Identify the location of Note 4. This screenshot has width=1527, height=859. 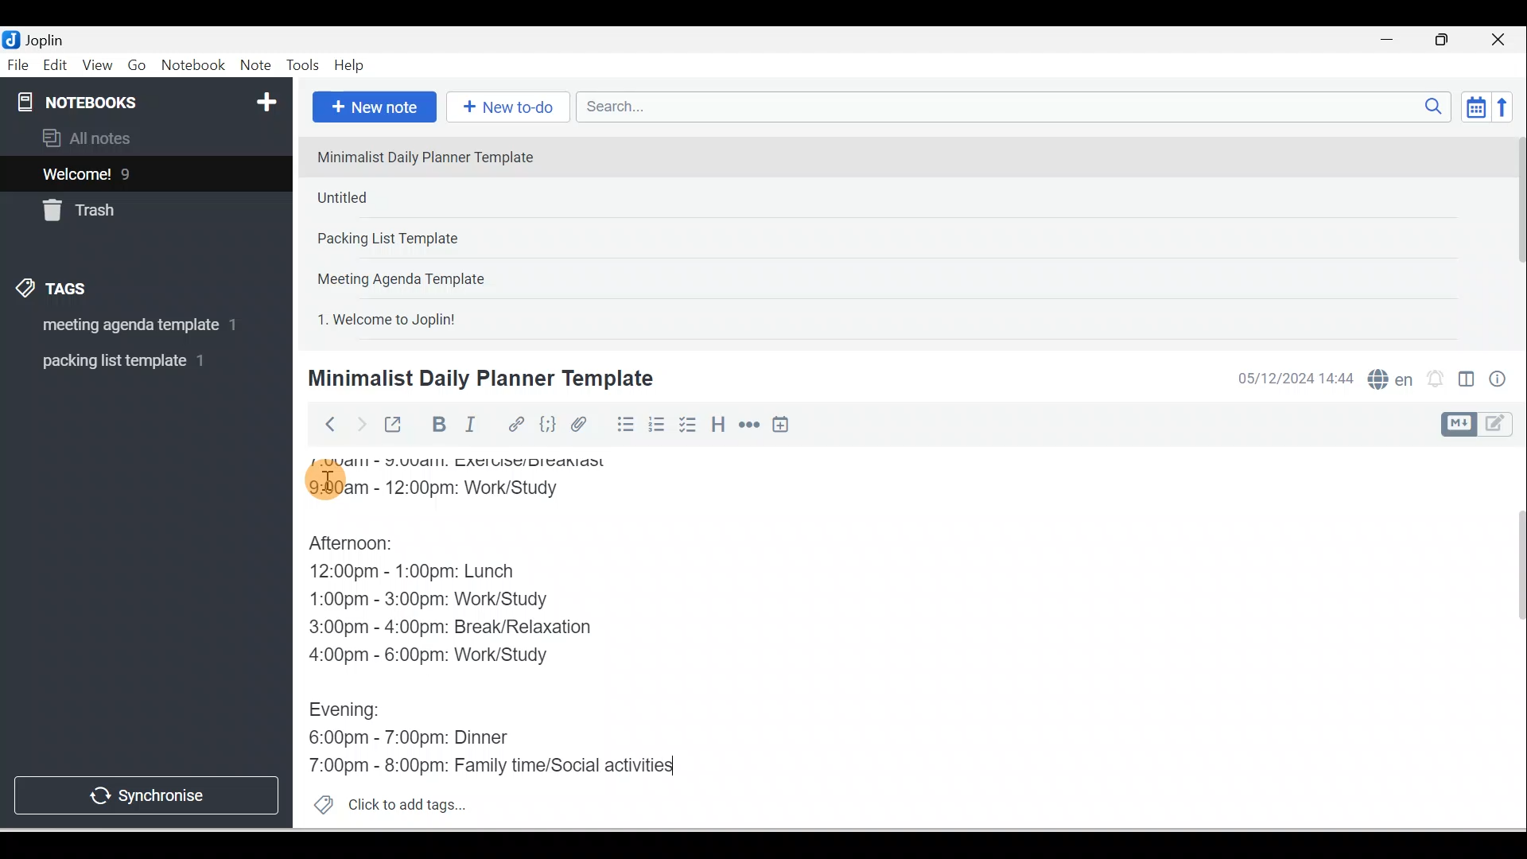
(423, 275).